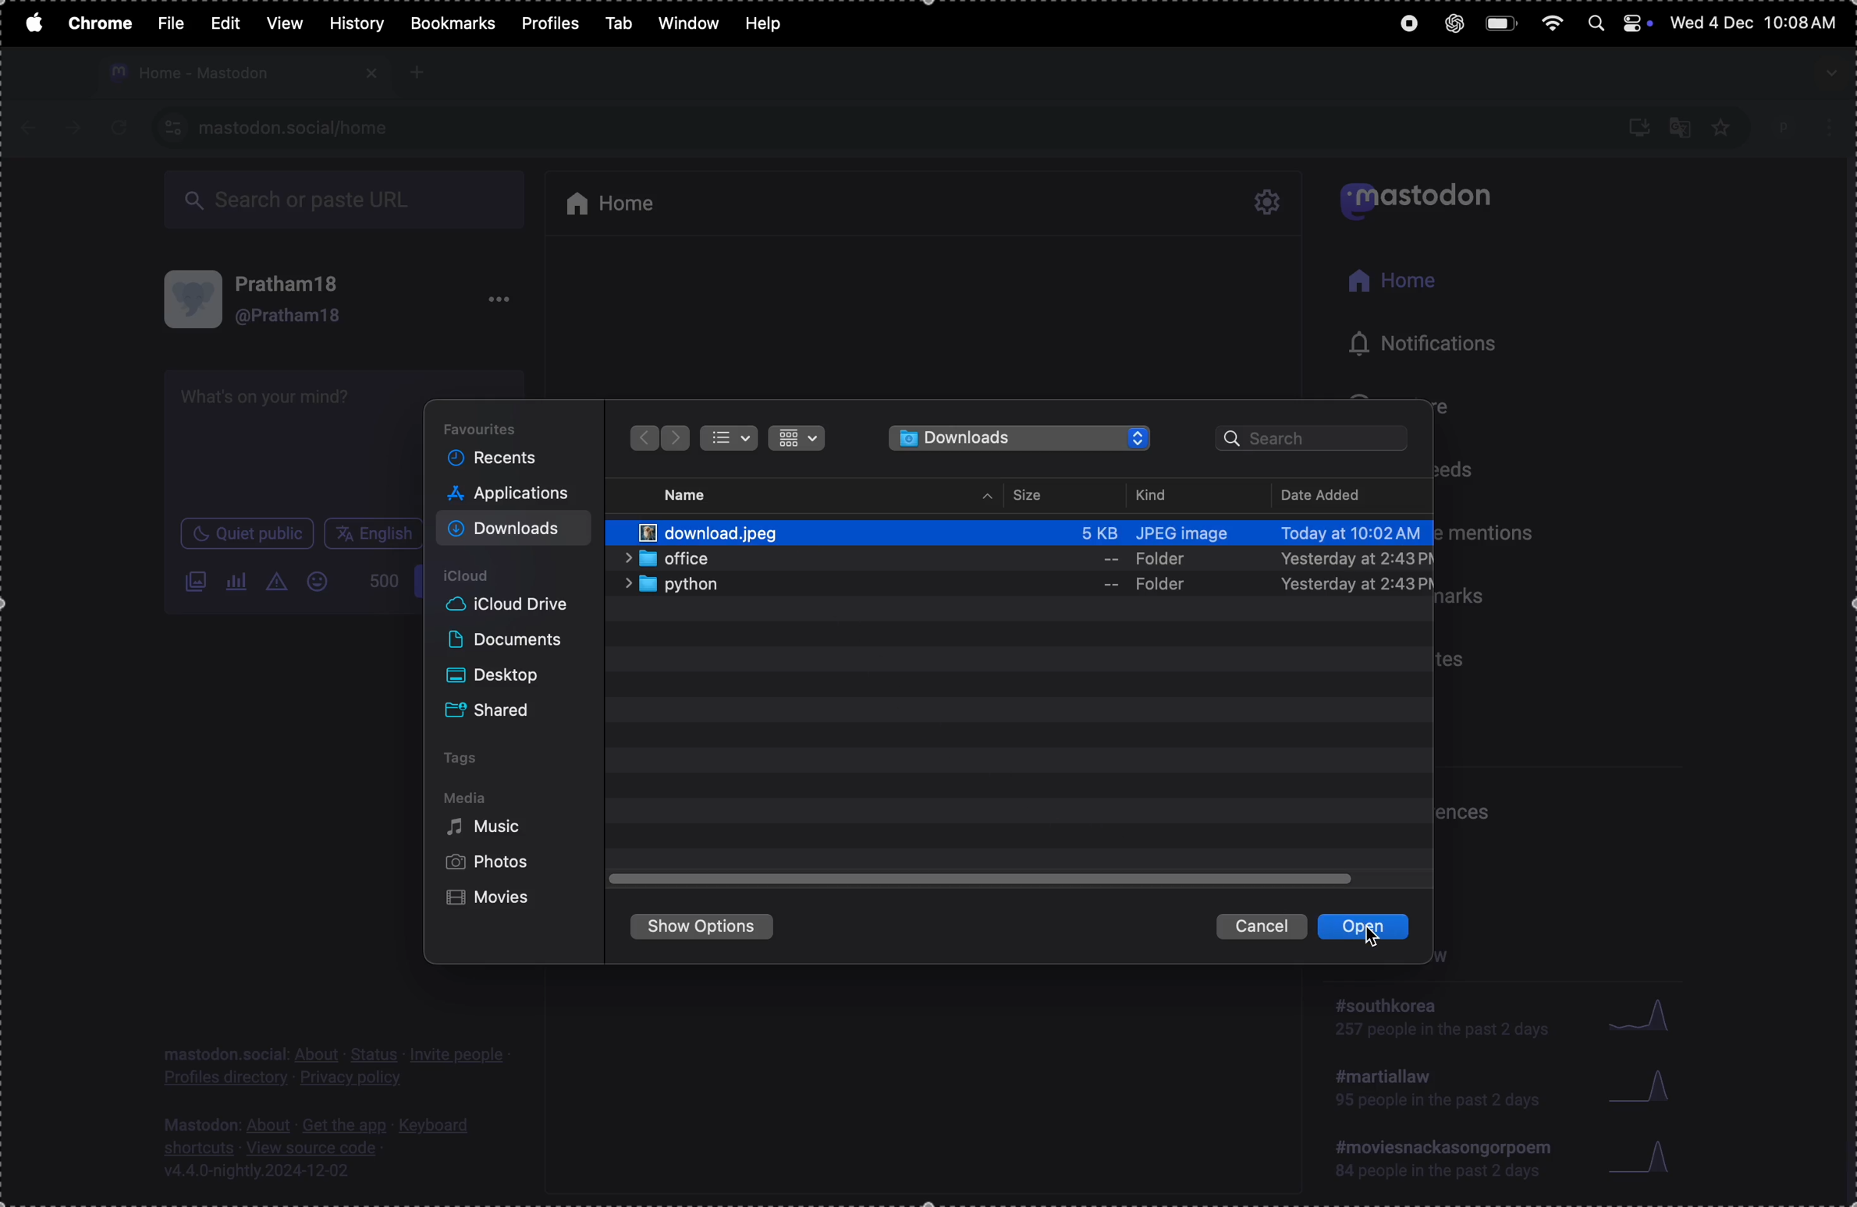 This screenshot has height=1207, width=1857. What do you see at coordinates (114, 129) in the screenshot?
I see `refresh` at bounding box center [114, 129].